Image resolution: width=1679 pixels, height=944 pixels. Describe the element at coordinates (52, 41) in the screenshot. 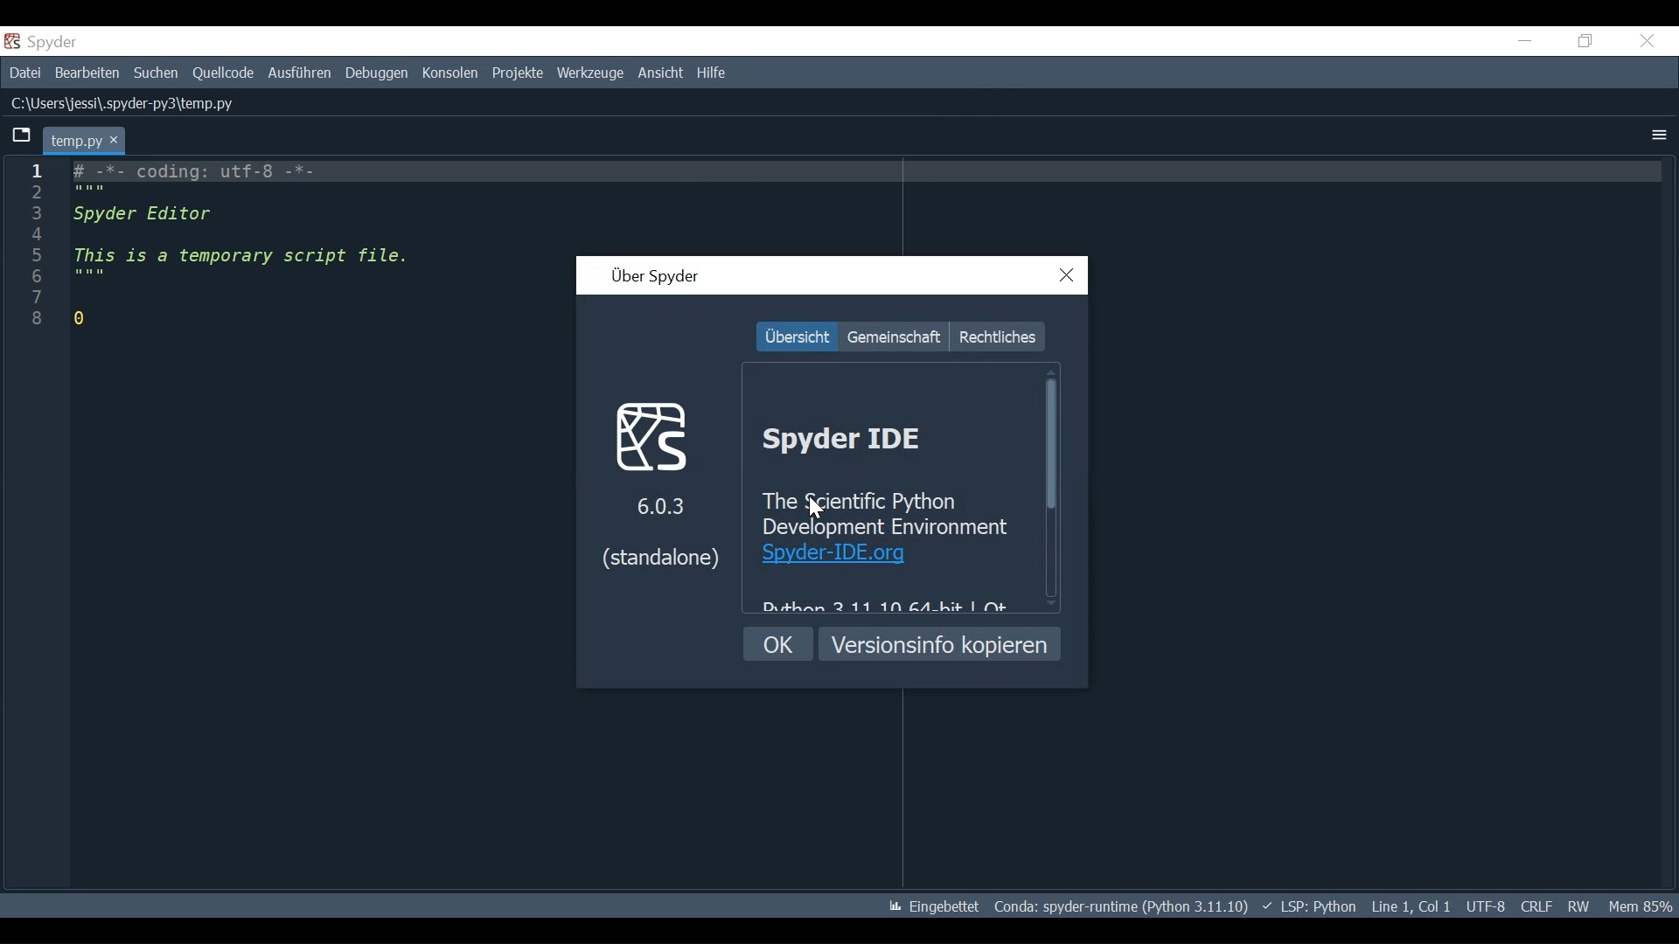

I see `spyder` at that location.